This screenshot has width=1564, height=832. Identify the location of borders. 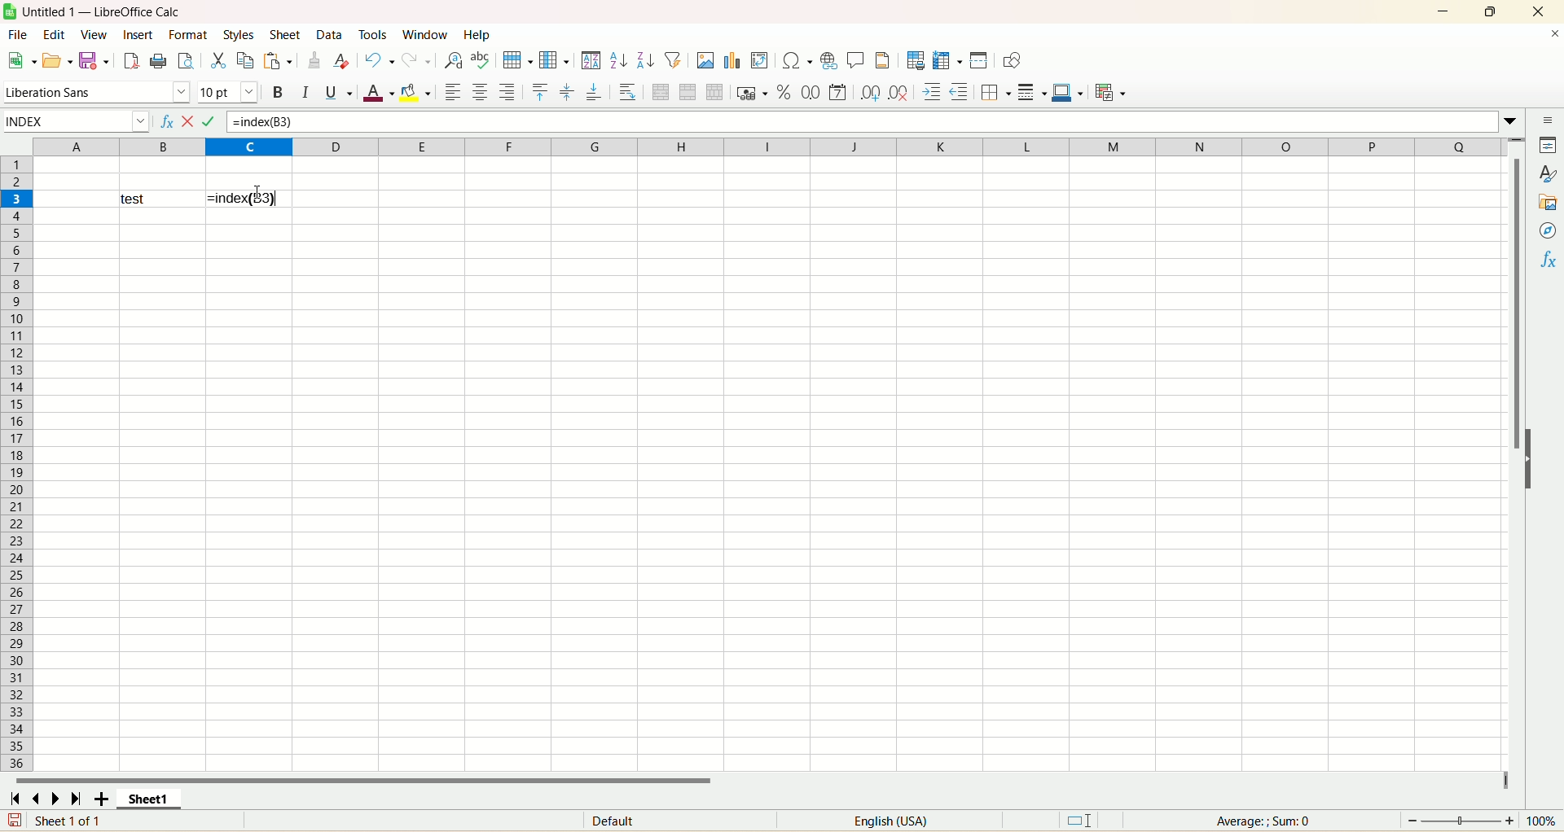
(996, 92).